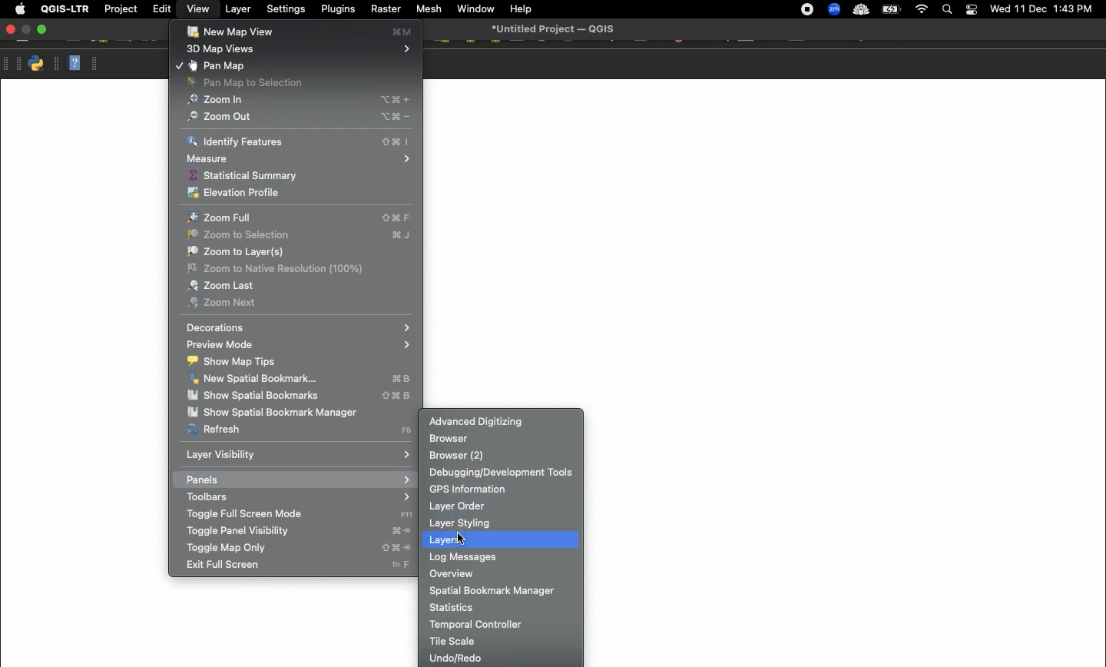 The width and height of the screenshot is (1106, 667). I want to click on Mesh, so click(428, 8).